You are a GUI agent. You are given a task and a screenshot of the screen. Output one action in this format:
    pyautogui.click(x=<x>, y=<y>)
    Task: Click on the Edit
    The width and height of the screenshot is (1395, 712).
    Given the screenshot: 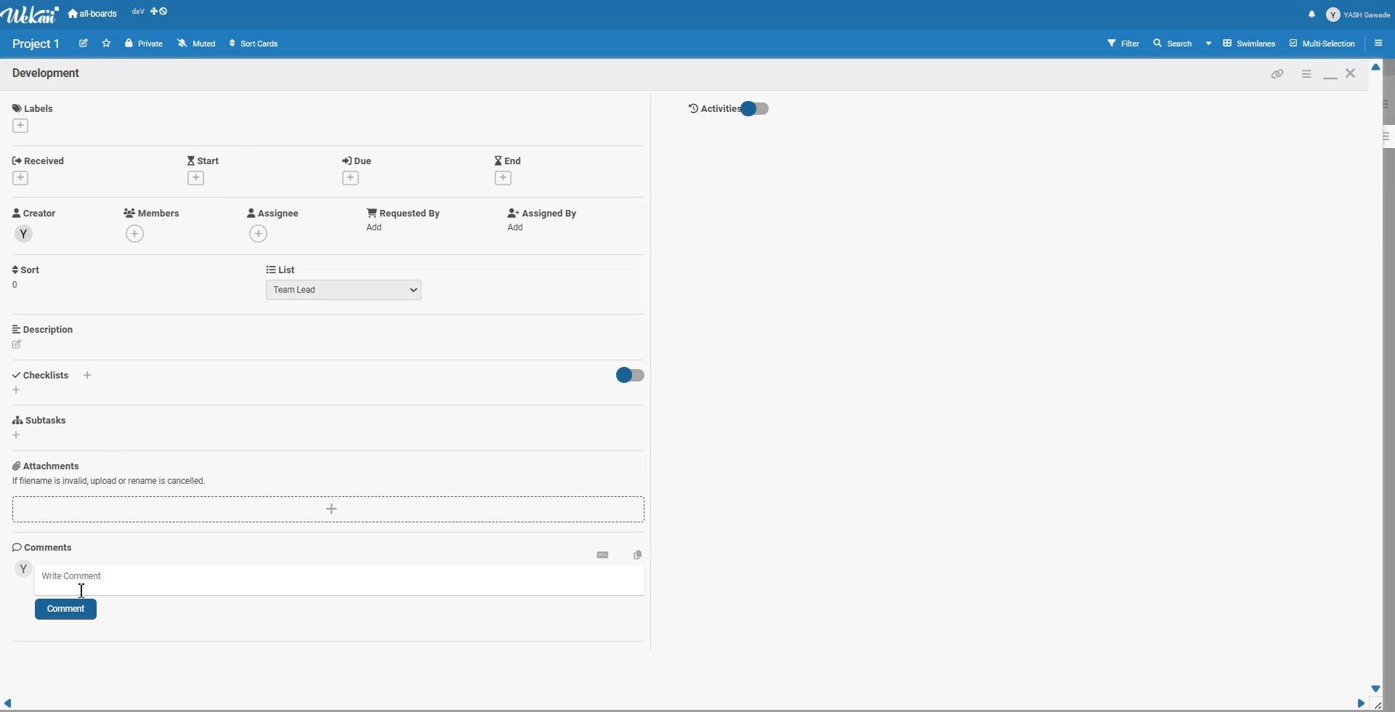 What is the action you would take?
    pyautogui.click(x=84, y=42)
    